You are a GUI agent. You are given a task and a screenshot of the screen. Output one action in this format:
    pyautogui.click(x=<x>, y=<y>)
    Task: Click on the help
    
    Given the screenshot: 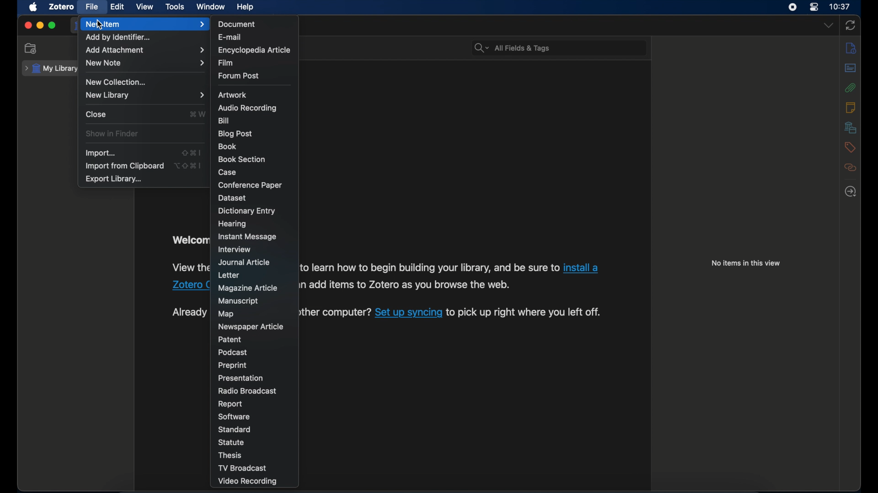 What is the action you would take?
    pyautogui.click(x=245, y=7)
    